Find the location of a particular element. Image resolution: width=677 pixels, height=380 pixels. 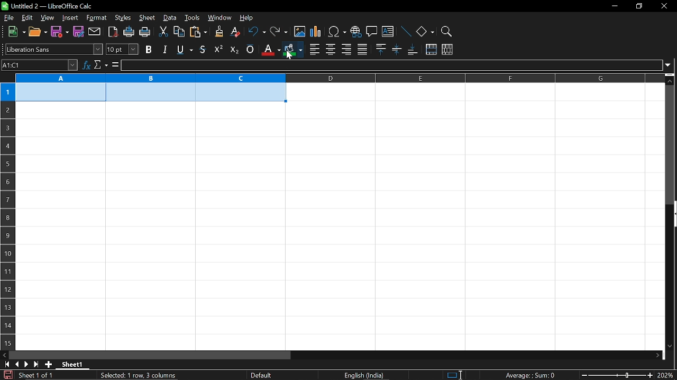

add sheet is located at coordinates (49, 365).